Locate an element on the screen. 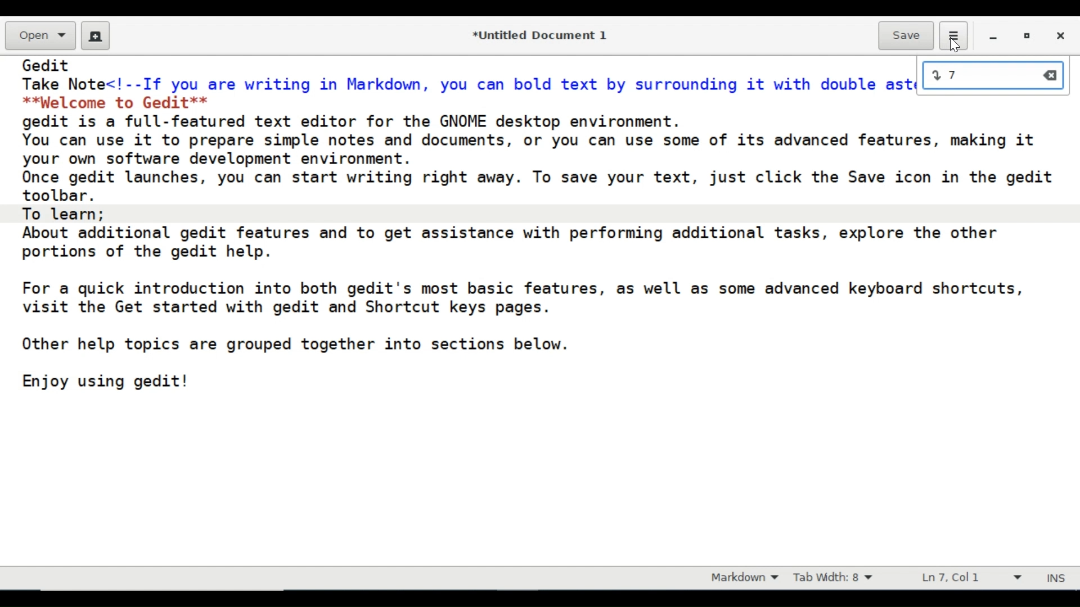 This screenshot has width=1080, height=607. Save is located at coordinates (906, 37).